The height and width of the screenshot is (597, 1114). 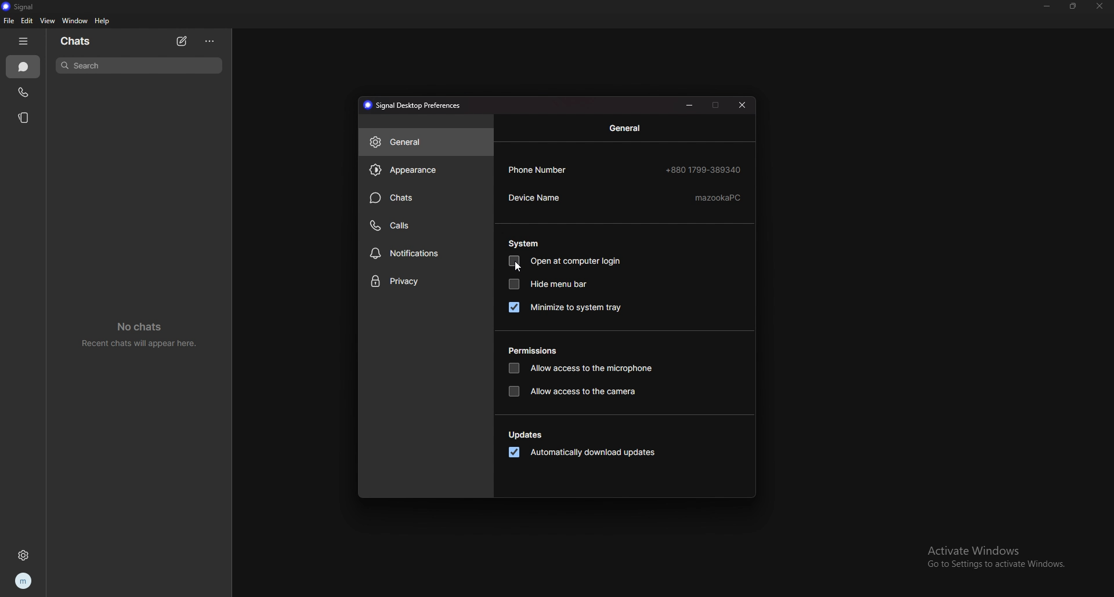 What do you see at coordinates (548, 283) in the screenshot?
I see `hide menu bar` at bounding box center [548, 283].